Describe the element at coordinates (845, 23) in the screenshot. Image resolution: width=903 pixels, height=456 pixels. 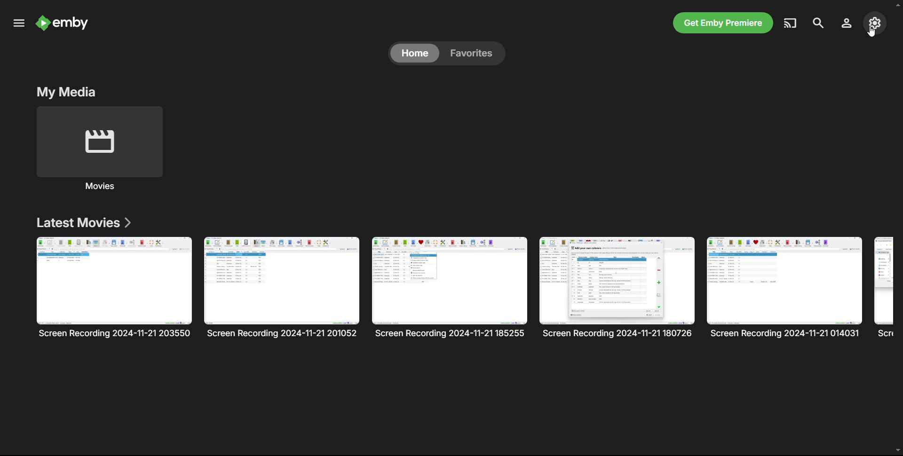
I see `account` at that location.